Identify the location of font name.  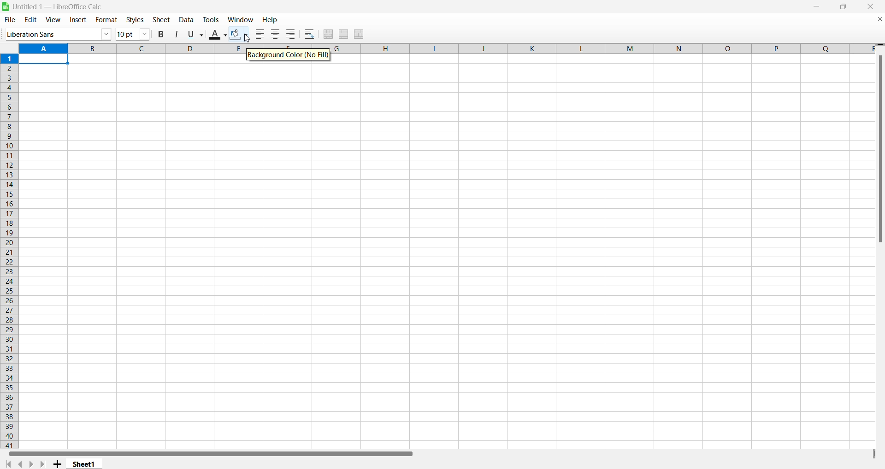
(57, 33).